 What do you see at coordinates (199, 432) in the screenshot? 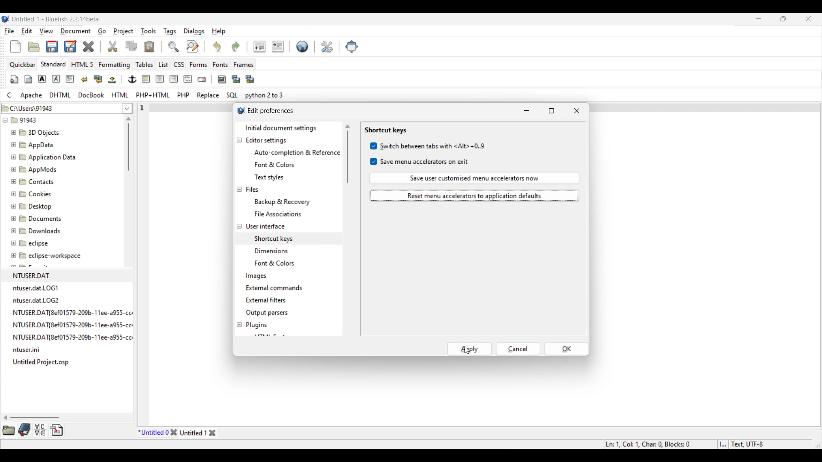
I see `Other tab` at bounding box center [199, 432].